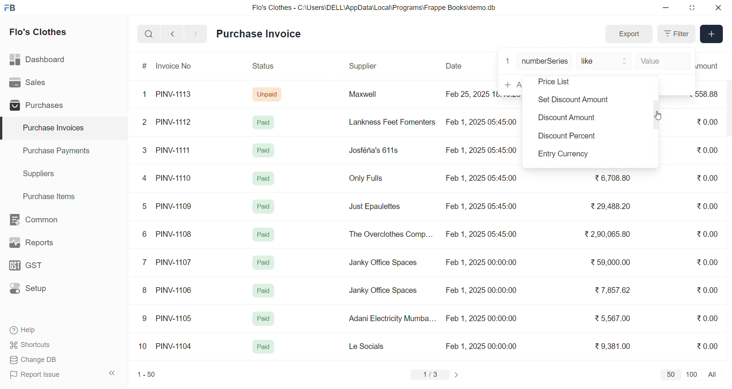 This screenshot has width=732, height=389. Describe the element at coordinates (565, 119) in the screenshot. I see `Discount Amount` at that location.